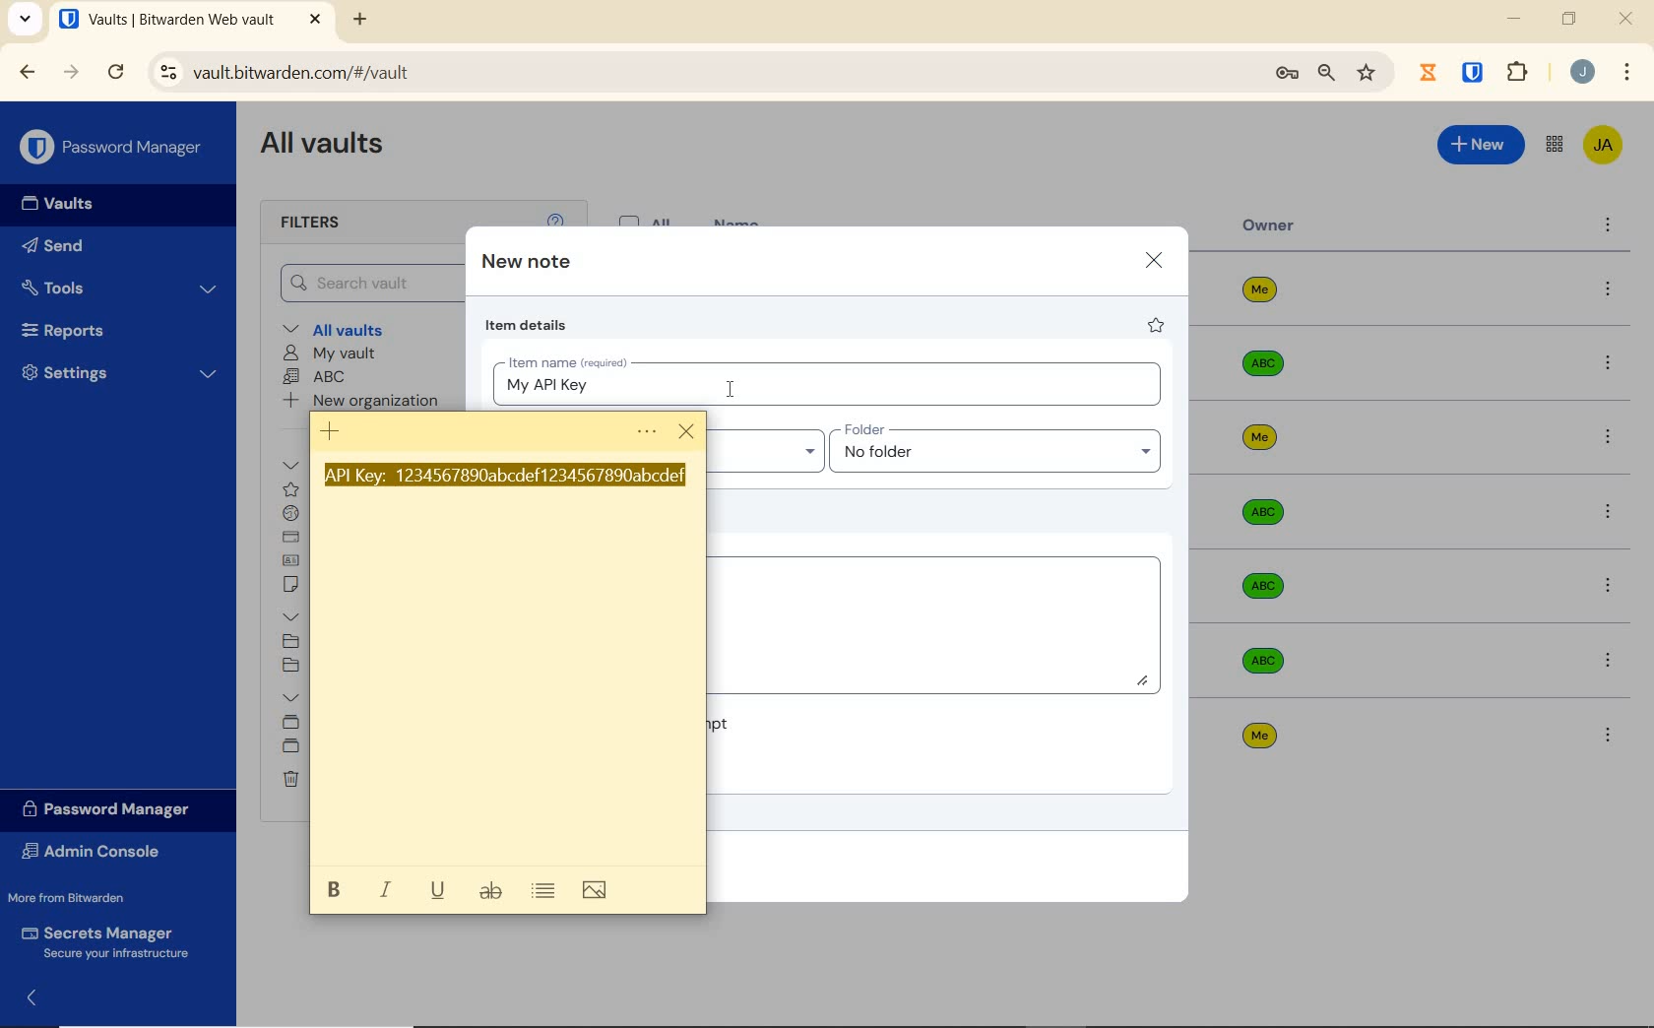 The height and width of the screenshot is (1028, 1654). I want to click on All Vaults, so click(331, 150).